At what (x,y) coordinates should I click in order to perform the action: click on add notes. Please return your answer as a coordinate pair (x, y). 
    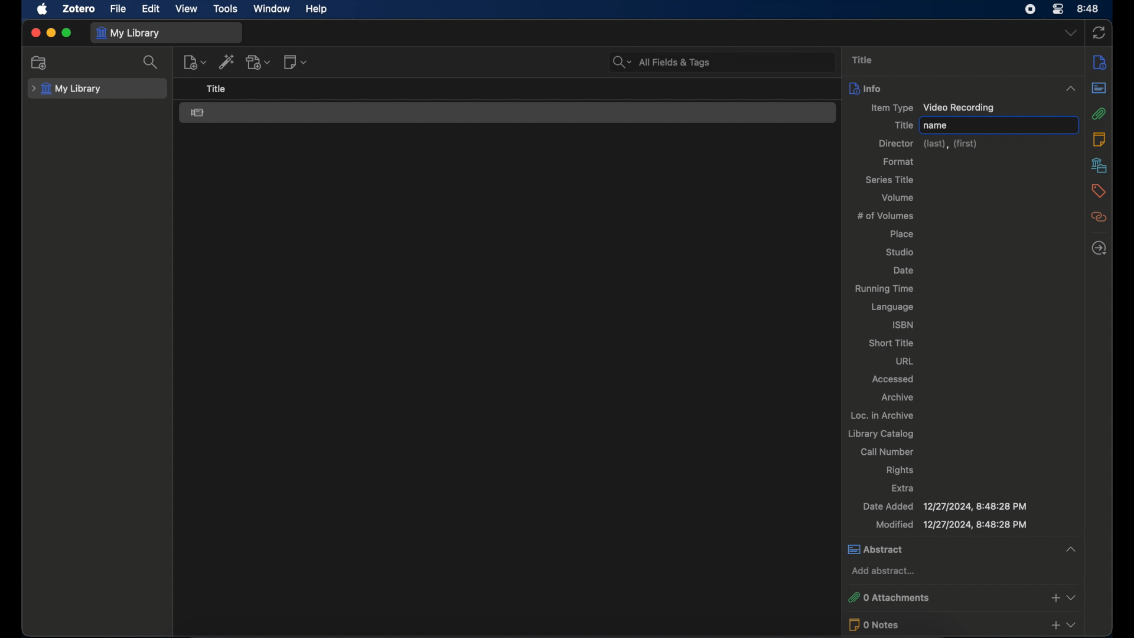
    Looking at the image, I should click on (1055, 626).